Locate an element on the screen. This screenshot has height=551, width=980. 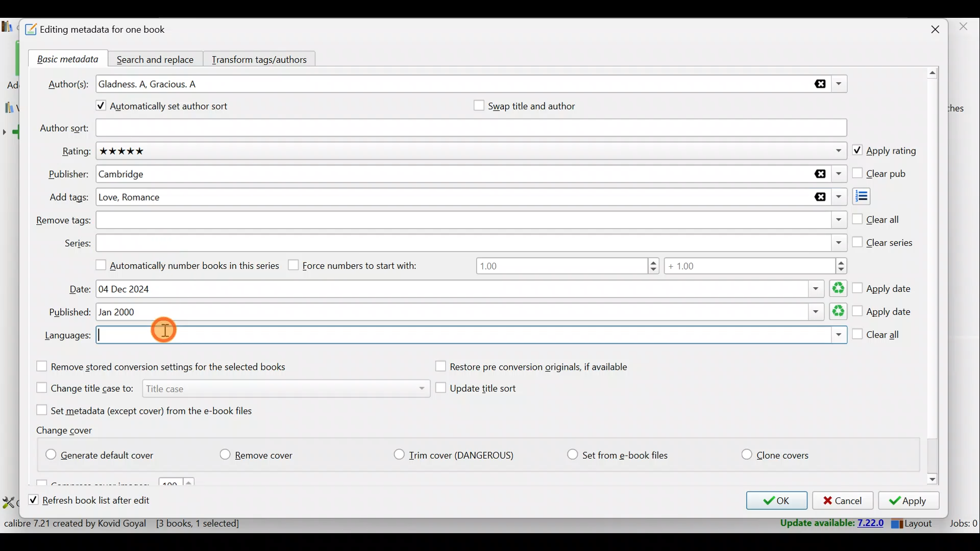
Remove stored conversion settings for the selected books is located at coordinates (175, 366).